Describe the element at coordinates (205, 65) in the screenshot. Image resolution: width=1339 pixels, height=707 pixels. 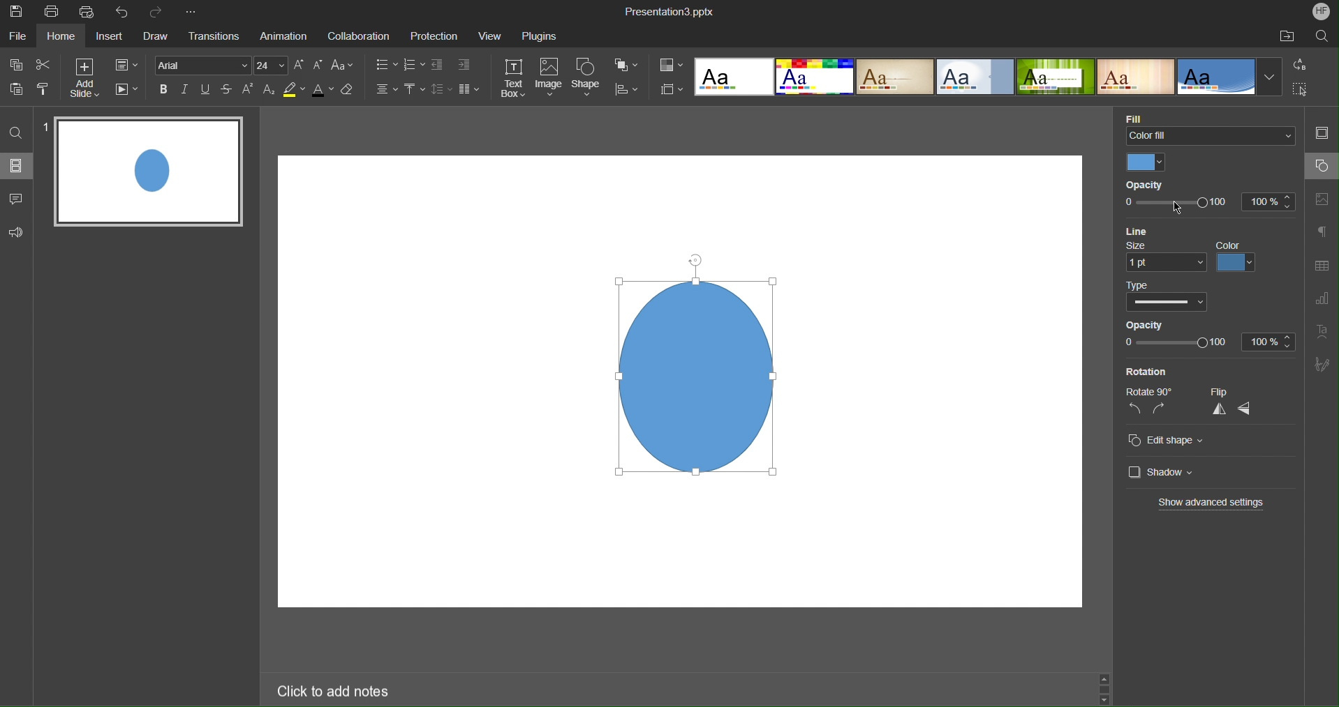
I see `Arial` at that location.